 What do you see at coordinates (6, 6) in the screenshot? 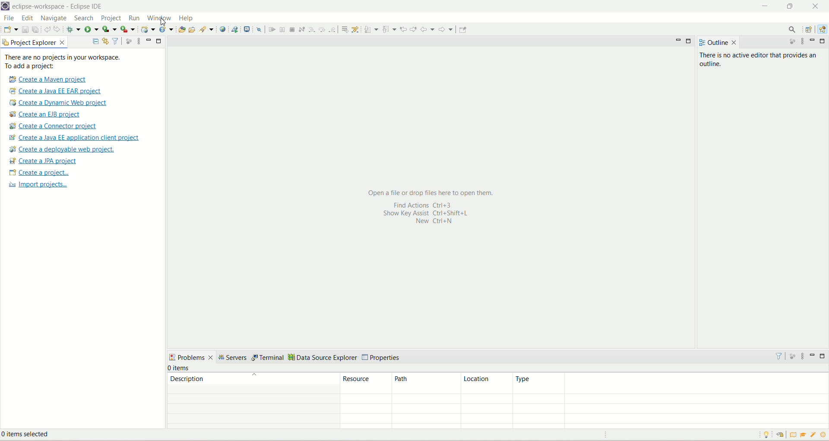
I see `logo` at bounding box center [6, 6].